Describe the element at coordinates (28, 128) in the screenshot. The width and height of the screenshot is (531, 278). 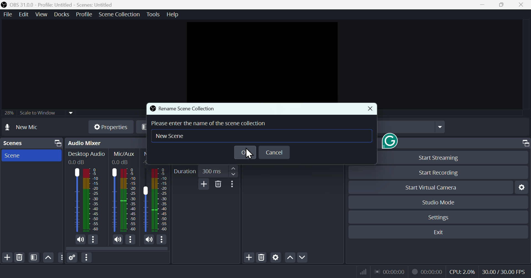
I see `New mic` at that location.